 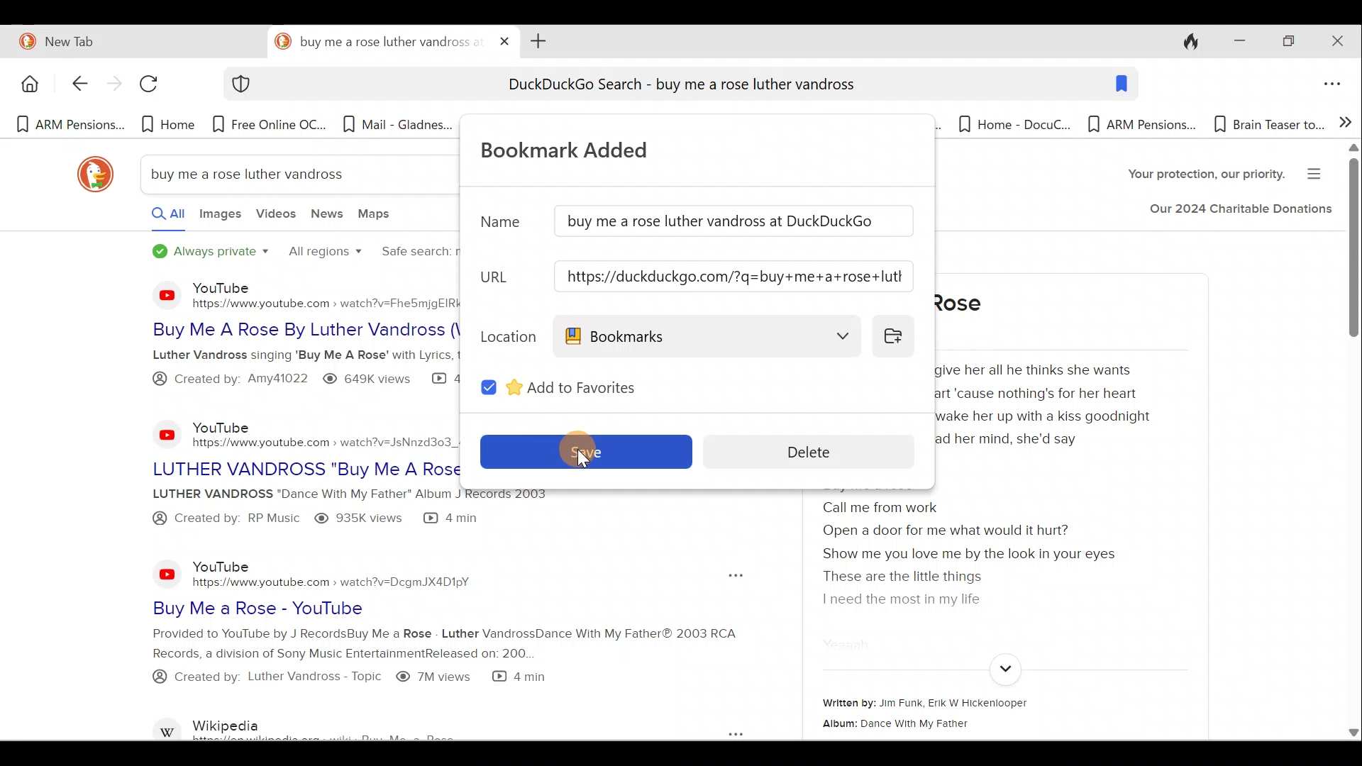 What do you see at coordinates (731, 576) in the screenshot?
I see `Pop out` at bounding box center [731, 576].